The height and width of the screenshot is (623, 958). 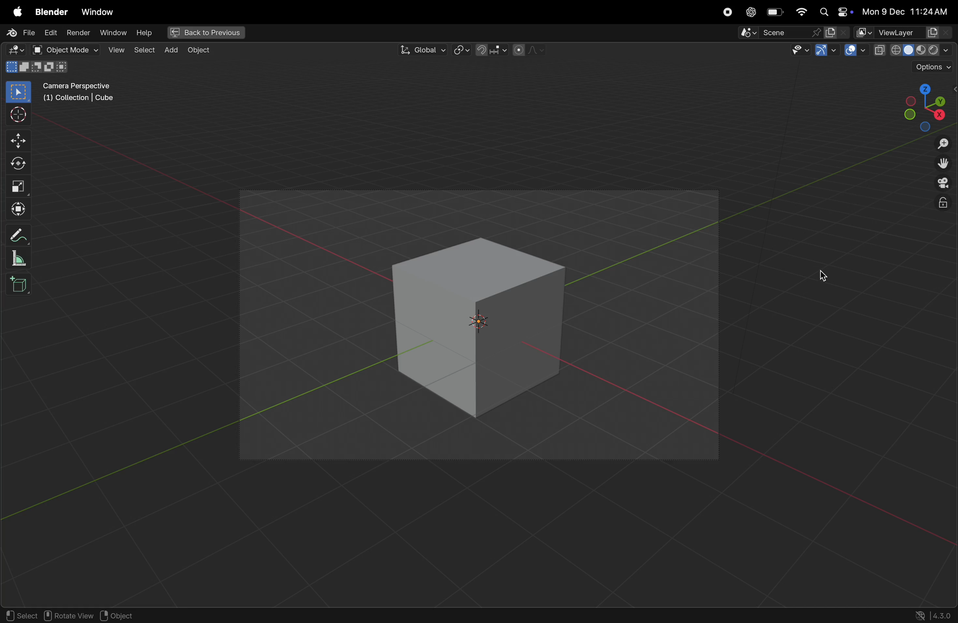 I want to click on measure , so click(x=20, y=260).